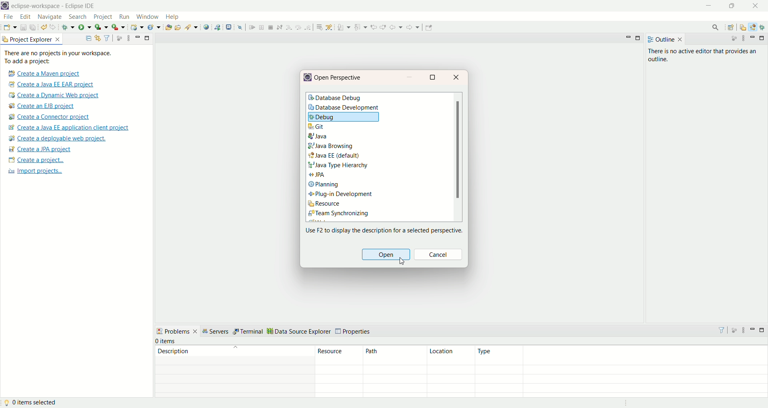 This screenshot has height=408, width=768. Describe the element at coordinates (240, 28) in the screenshot. I see `skip all breakpoints` at that location.